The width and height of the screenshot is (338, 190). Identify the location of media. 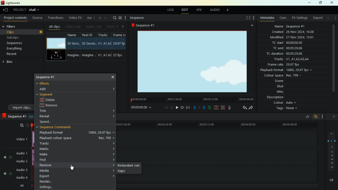
(76, 171).